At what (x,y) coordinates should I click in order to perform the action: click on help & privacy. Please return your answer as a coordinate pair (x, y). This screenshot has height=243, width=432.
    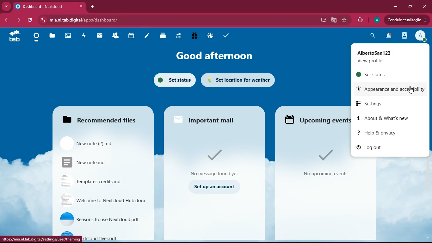
    Looking at the image, I should click on (381, 132).